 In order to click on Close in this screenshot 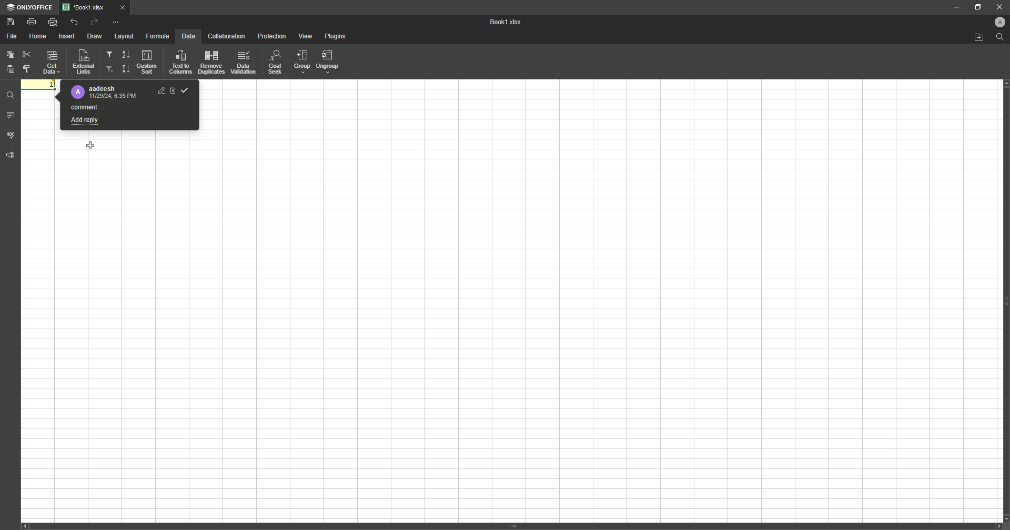, I will do `click(996, 6)`.